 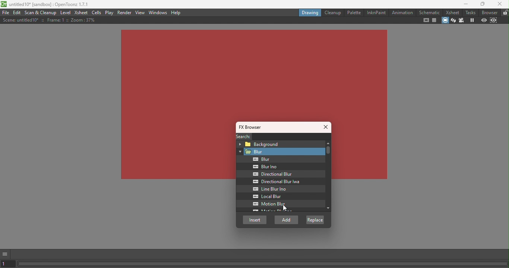 I want to click on Drawing, so click(x=310, y=12).